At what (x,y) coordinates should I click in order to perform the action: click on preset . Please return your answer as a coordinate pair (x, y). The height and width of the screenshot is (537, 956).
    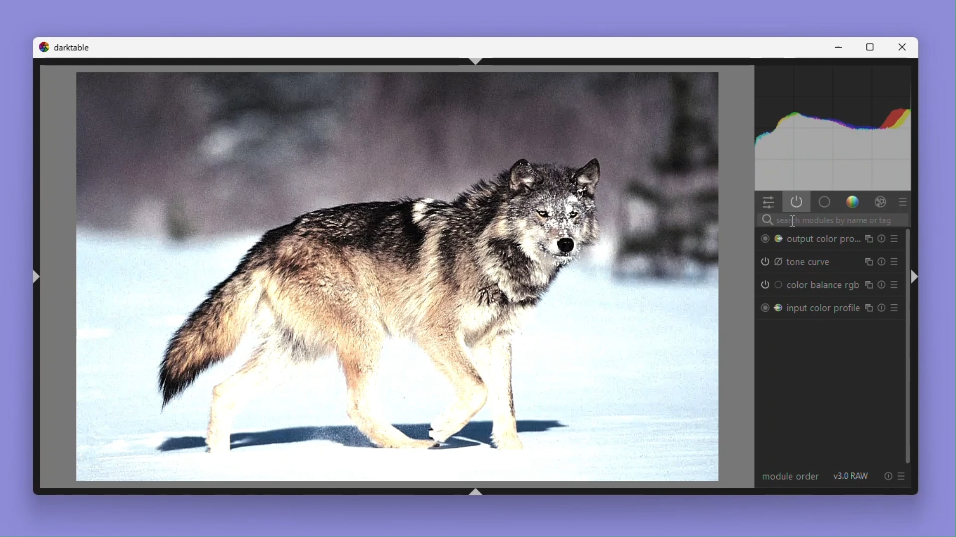
    Looking at the image, I should click on (902, 475).